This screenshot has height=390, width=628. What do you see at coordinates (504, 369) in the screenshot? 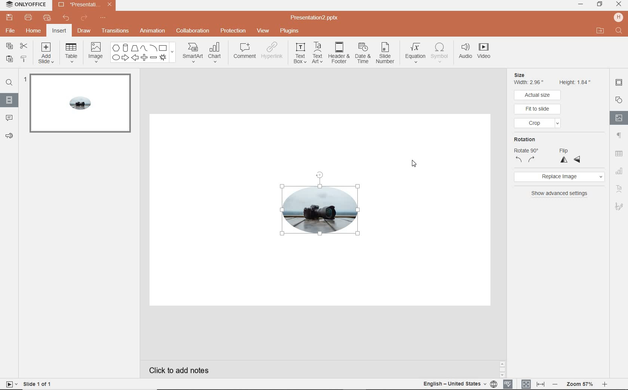
I see `scrollbar` at bounding box center [504, 369].